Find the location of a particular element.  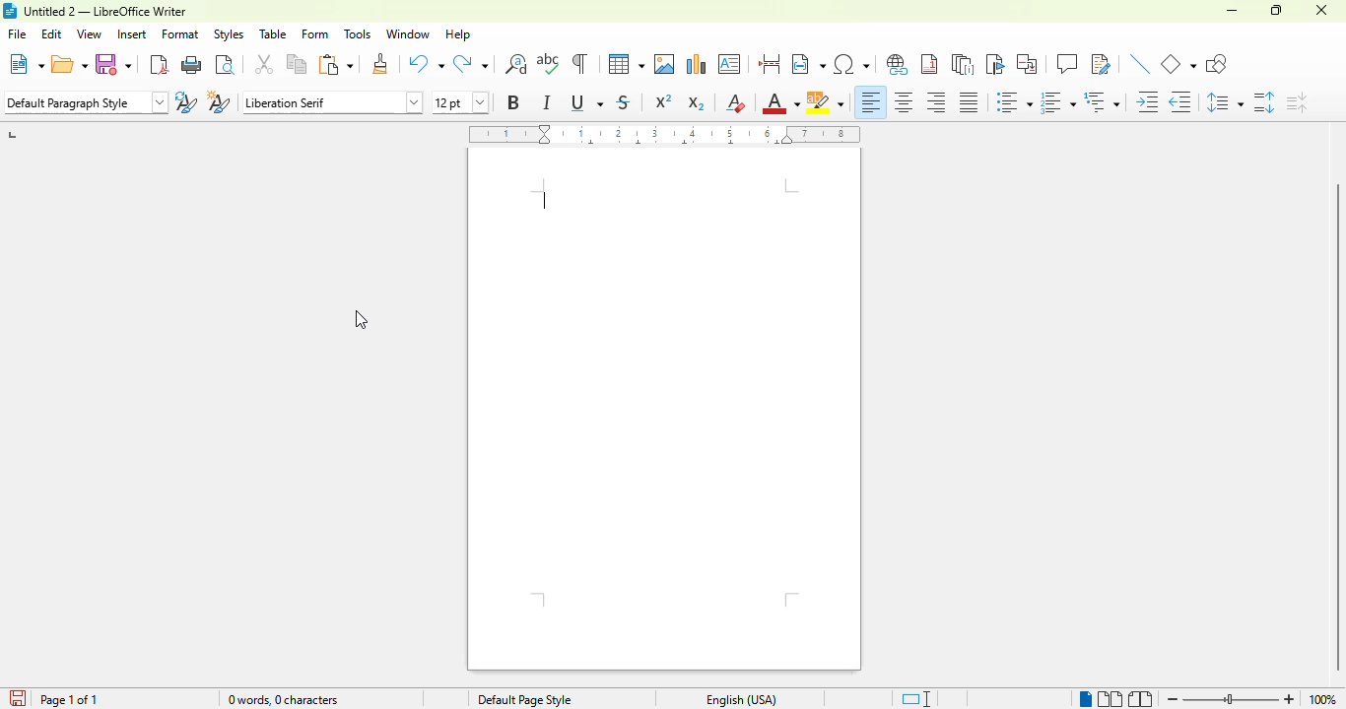

align center is located at coordinates (905, 102).